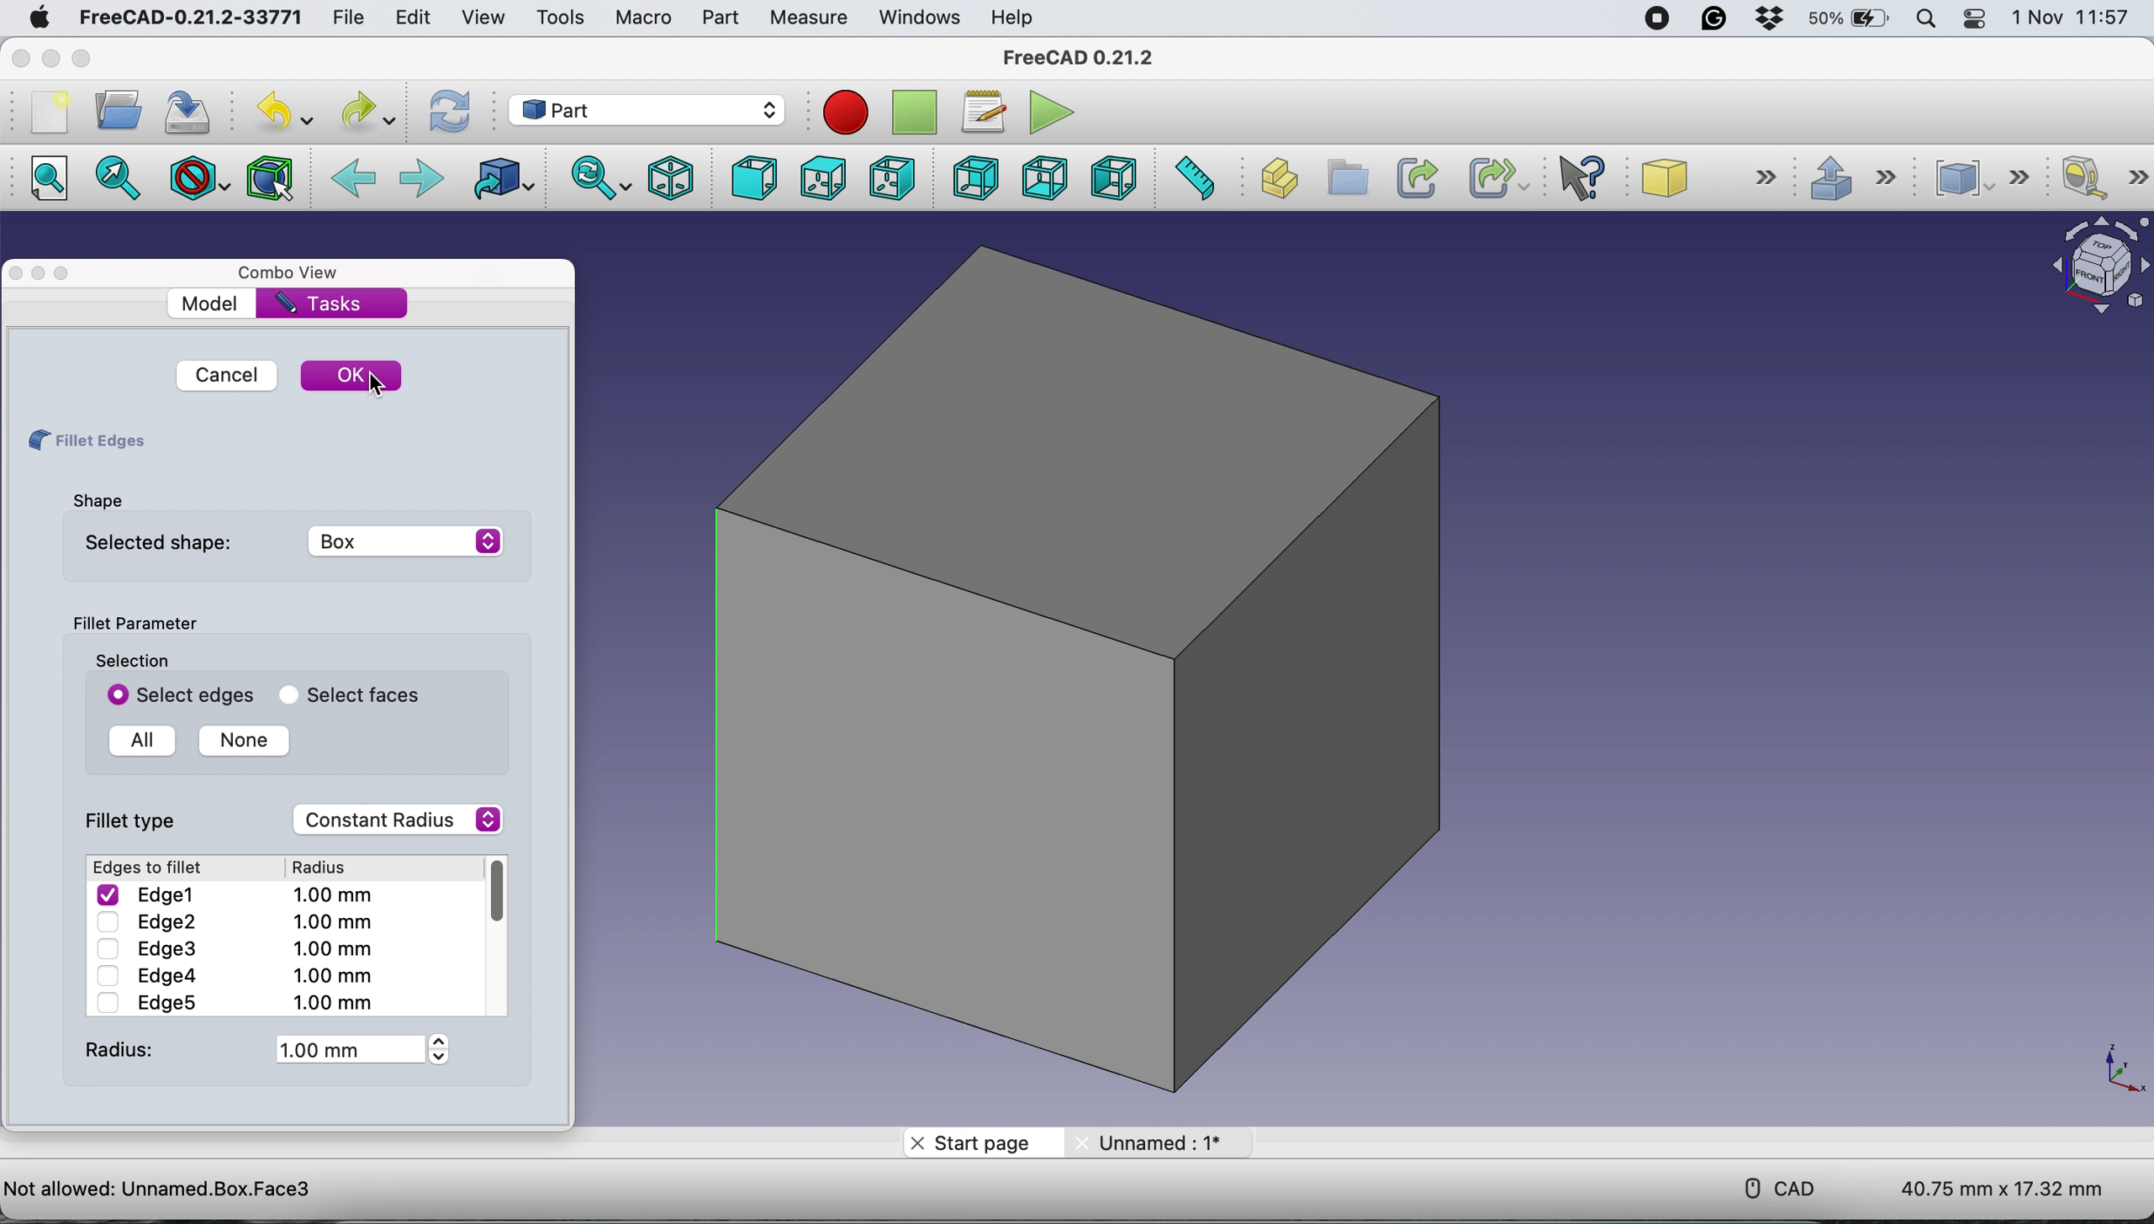 The image size is (2154, 1224). I want to click on control center, so click(1977, 19).